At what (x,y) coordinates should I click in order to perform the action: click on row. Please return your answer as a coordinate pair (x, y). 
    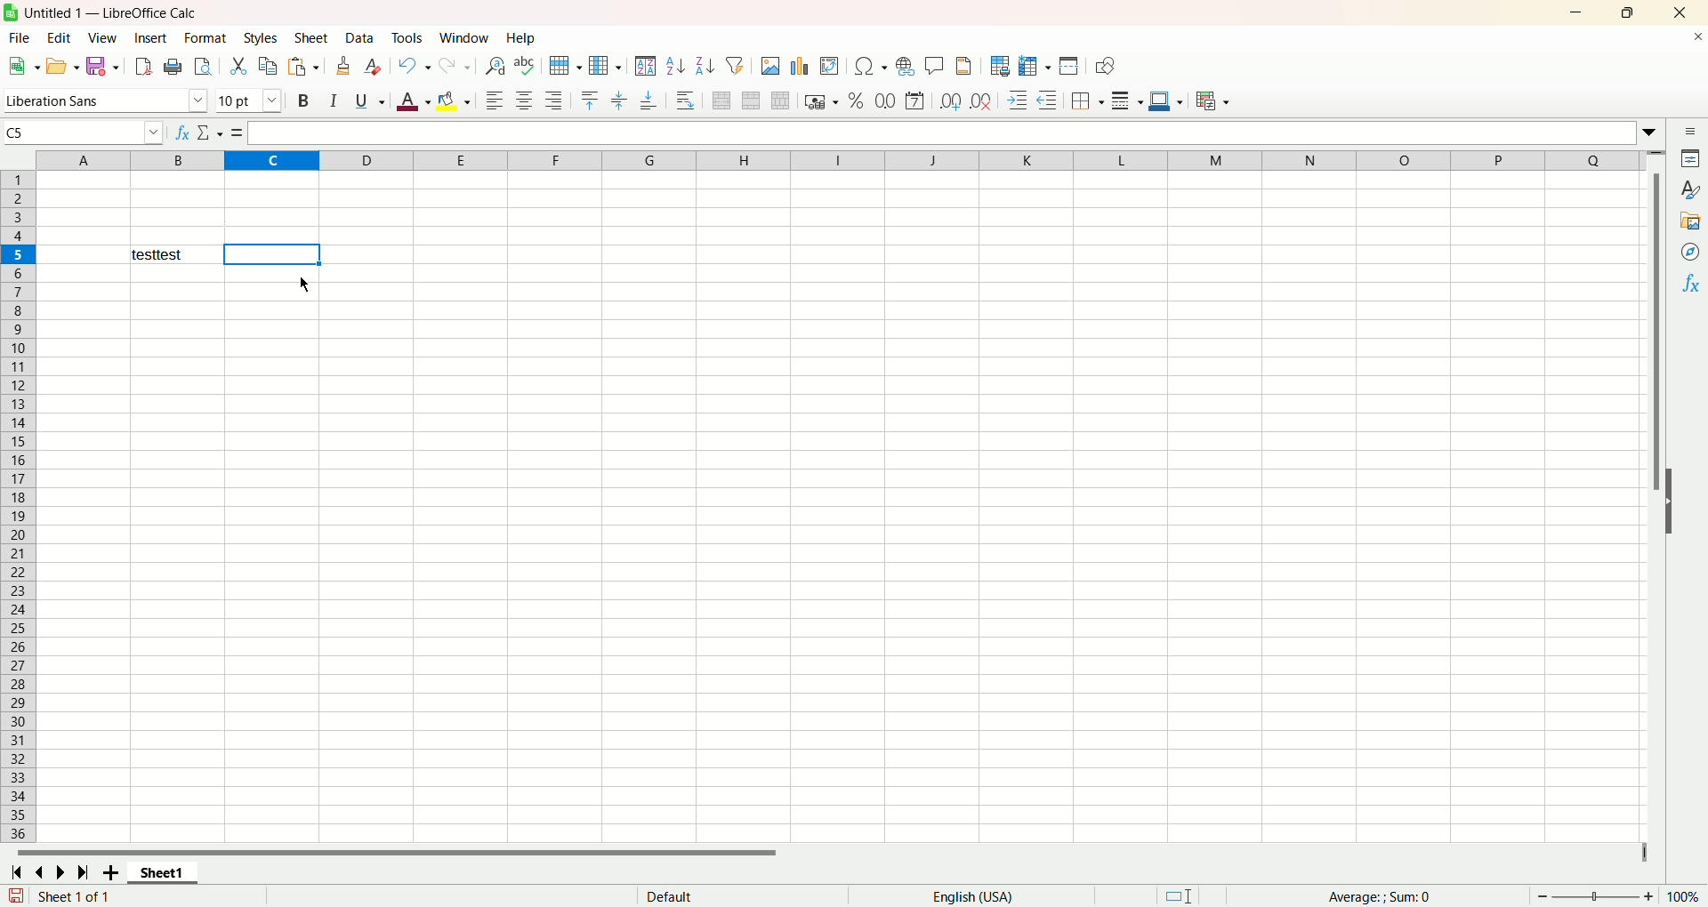
    Looking at the image, I should click on (567, 63).